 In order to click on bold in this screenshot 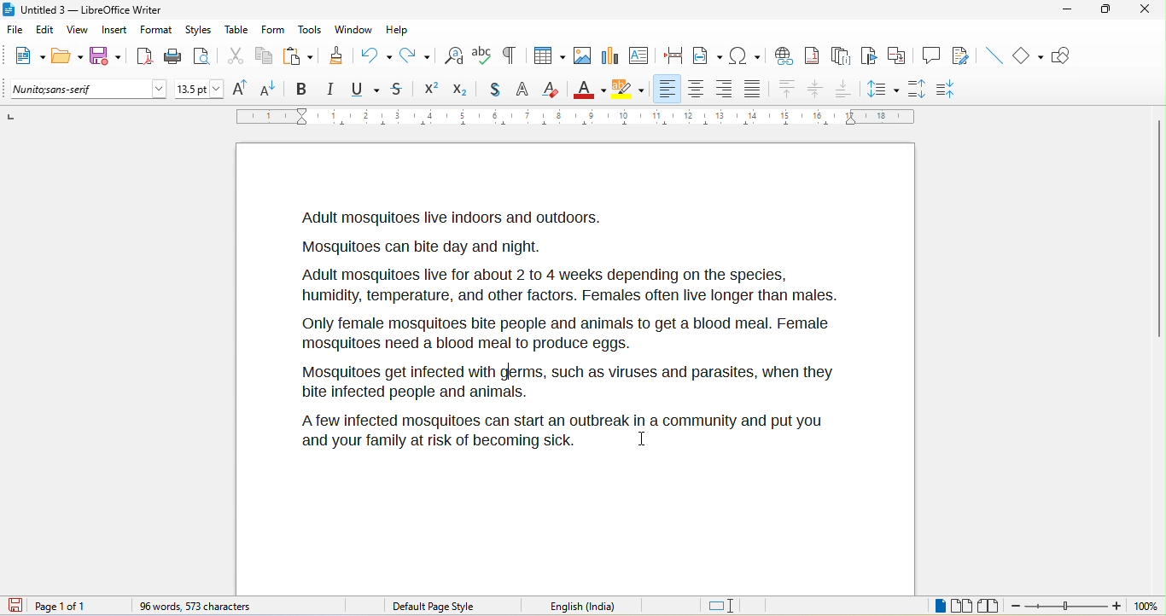, I will do `click(303, 88)`.